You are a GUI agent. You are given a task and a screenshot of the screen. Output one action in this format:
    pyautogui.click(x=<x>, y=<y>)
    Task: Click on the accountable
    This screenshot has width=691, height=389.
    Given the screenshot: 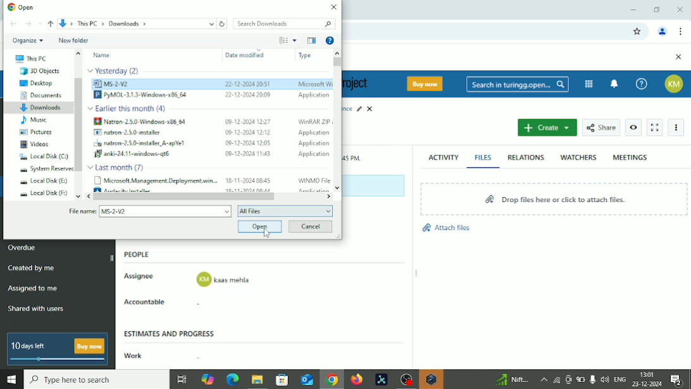 What is the action you would take?
    pyautogui.click(x=224, y=305)
    